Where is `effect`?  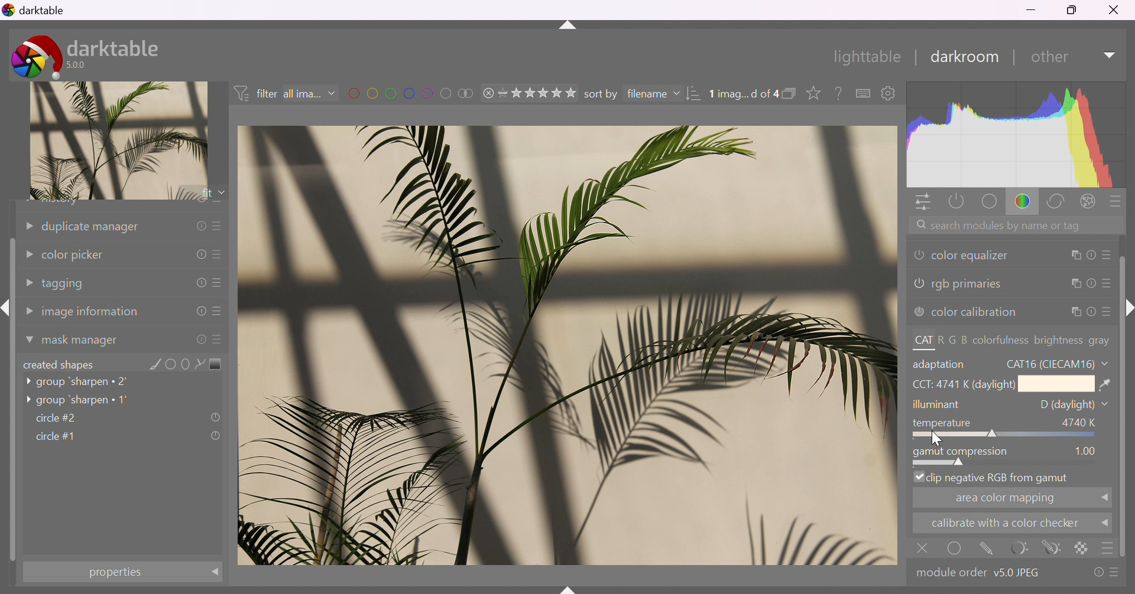
effect is located at coordinates (1089, 201).